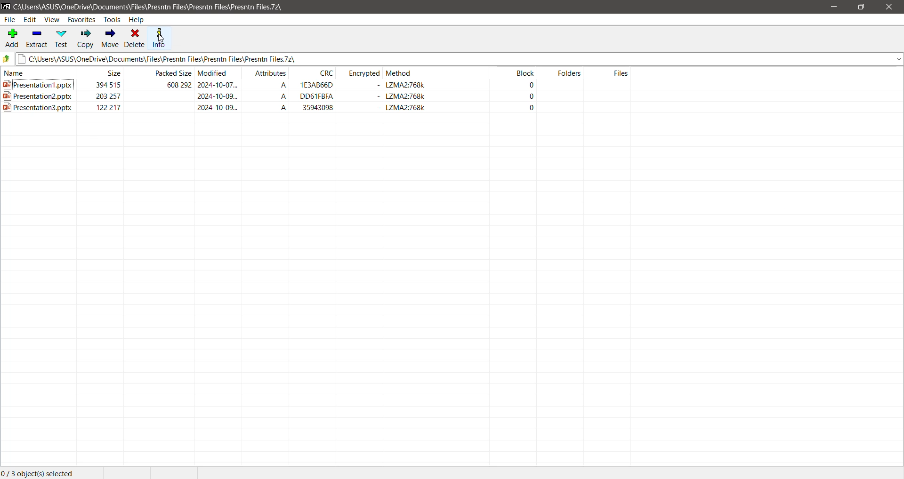 The width and height of the screenshot is (904, 479). I want to click on name, so click(19, 75).